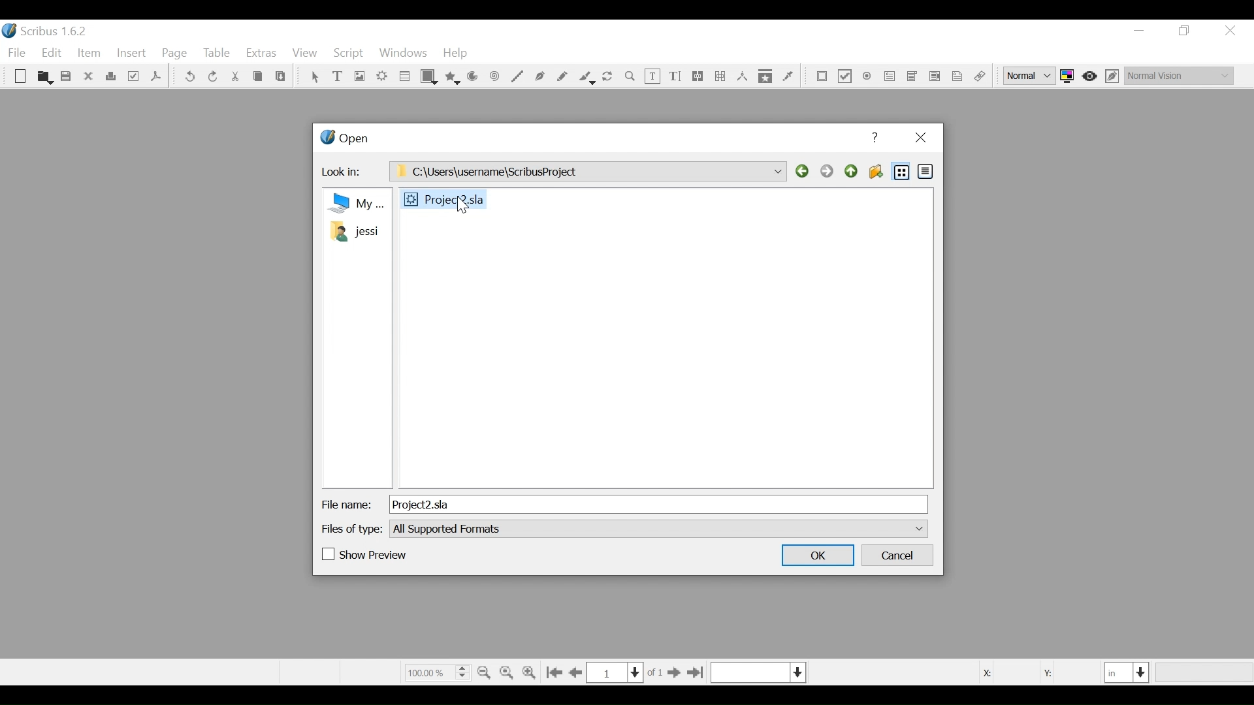 This screenshot has width=1254, height=705. Describe the element at coordinates (1114, 76) in the screenshot. I see `Edit in Preview mode` at that location.